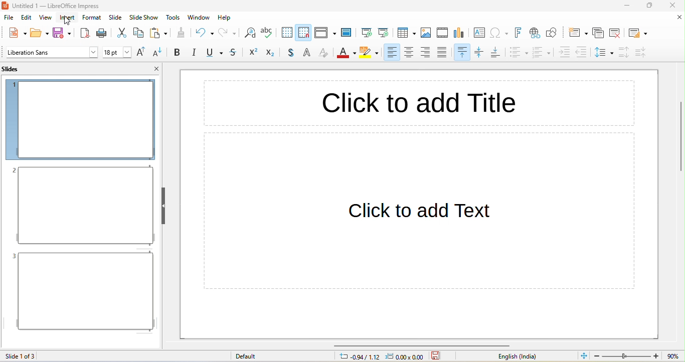  What do you see at coordinates (369, 54) in the screenshot?
I see `character highlighting` at bounding box center [369, 54].